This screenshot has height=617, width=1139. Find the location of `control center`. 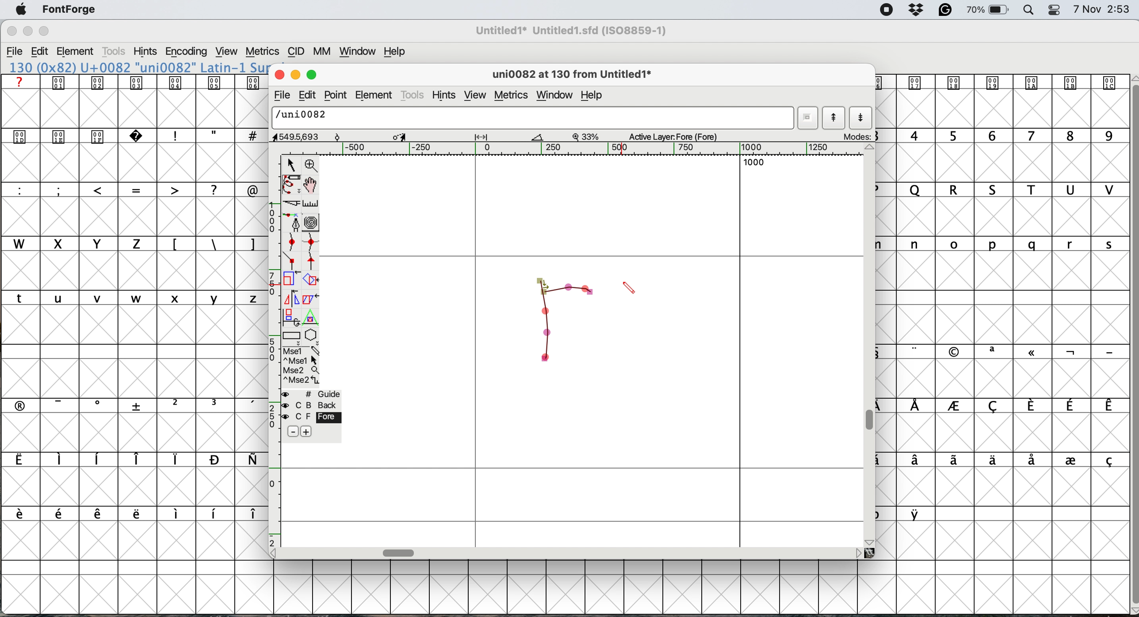

control center is located at coordinates (1057, 9).